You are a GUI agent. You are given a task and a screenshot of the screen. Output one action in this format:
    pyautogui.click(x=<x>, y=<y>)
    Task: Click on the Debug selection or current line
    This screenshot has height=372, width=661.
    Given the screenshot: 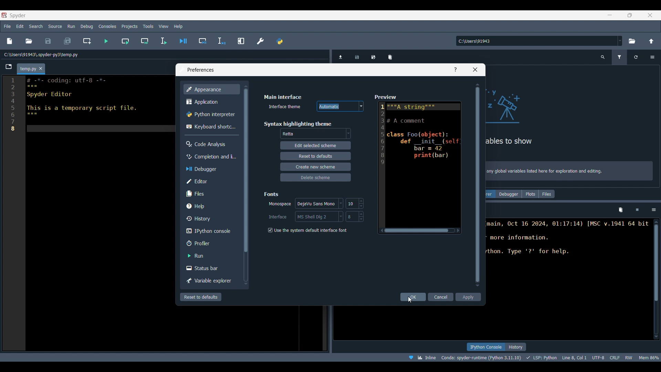 What is the action you would take?
    pyautogui.click(x=221, y=41)
    